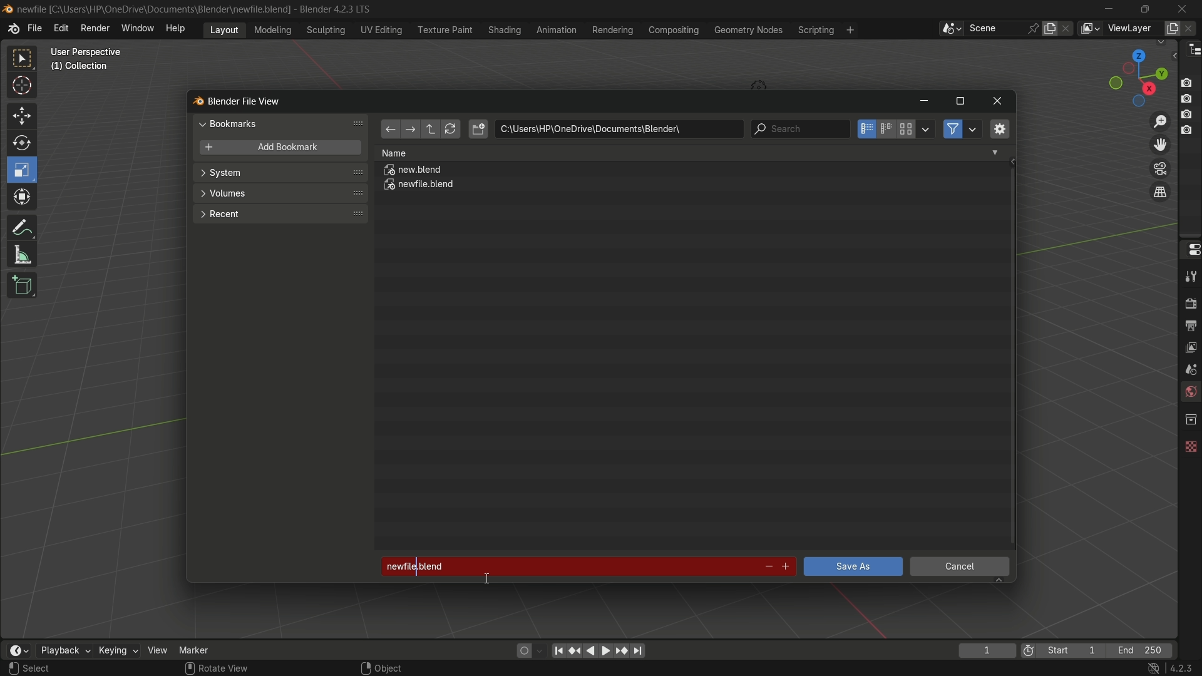 The width and height of the screenshot is (1202, 676). Describe the element at coordinates (886, 129) in the screenshot. I see `horizontal list` at that location.